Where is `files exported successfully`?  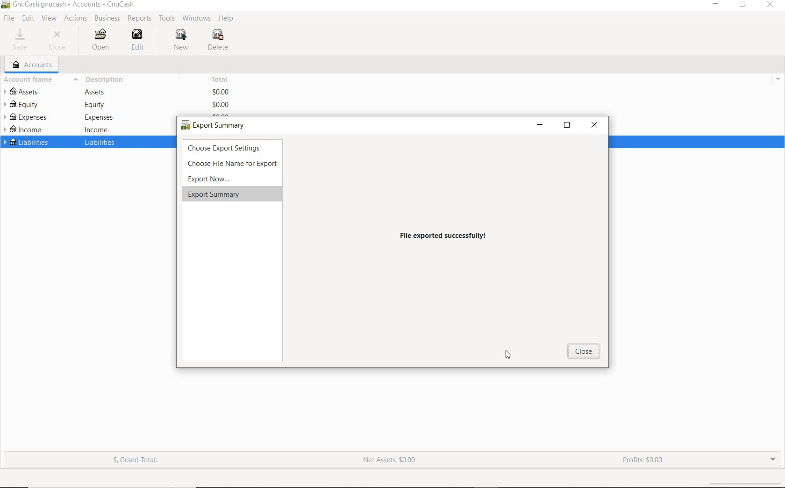 files exported successfully is located at coordinates (444, 236).